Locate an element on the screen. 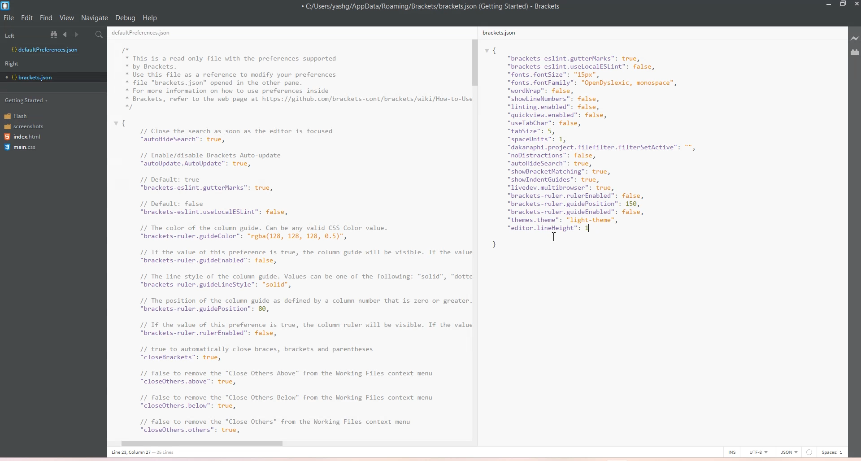  Find is located at coordinates (47, 18).